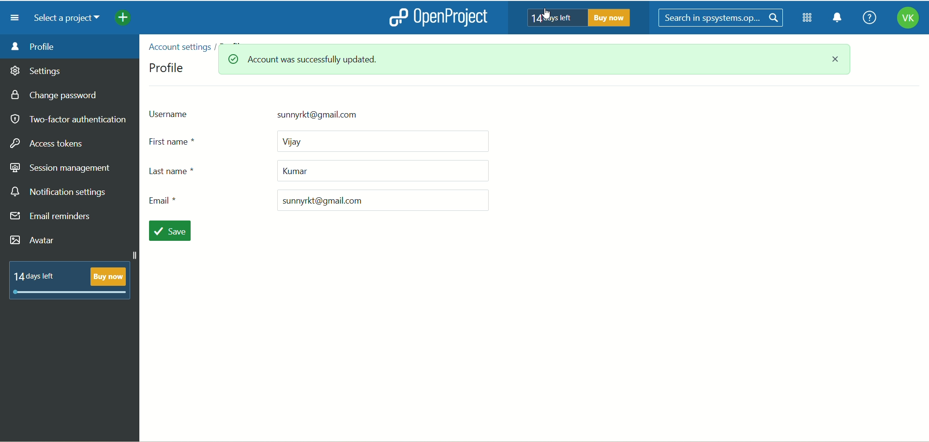  What do you see at coordinates (397, 17) in the screenshot?
I see `logo` at bounding box center [397, 17].